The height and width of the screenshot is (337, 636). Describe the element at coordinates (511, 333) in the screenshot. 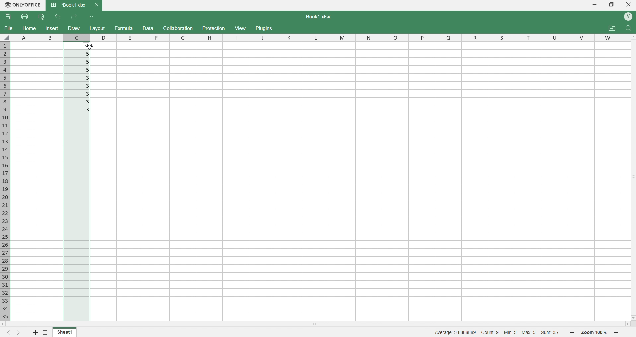

I see `Min` at that location.